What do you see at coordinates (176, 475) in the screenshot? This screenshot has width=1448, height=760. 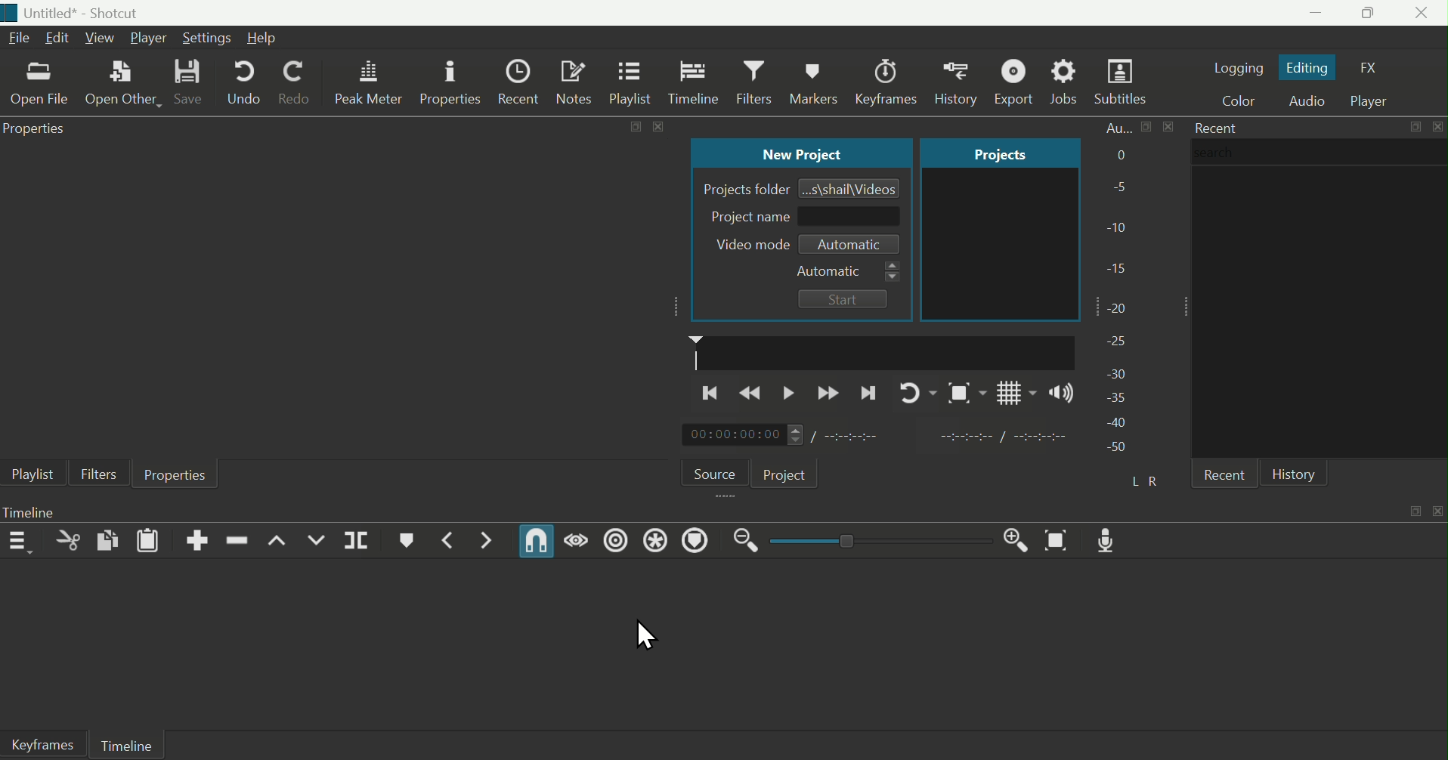 I see `Properties` at bounding box center [176, 475].